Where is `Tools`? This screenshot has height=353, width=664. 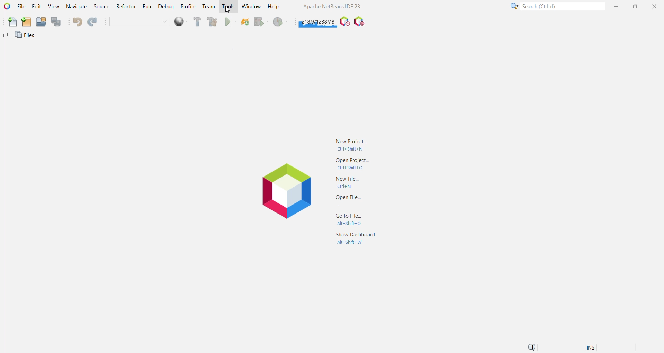 Tools is located at coordinates (229, 6).